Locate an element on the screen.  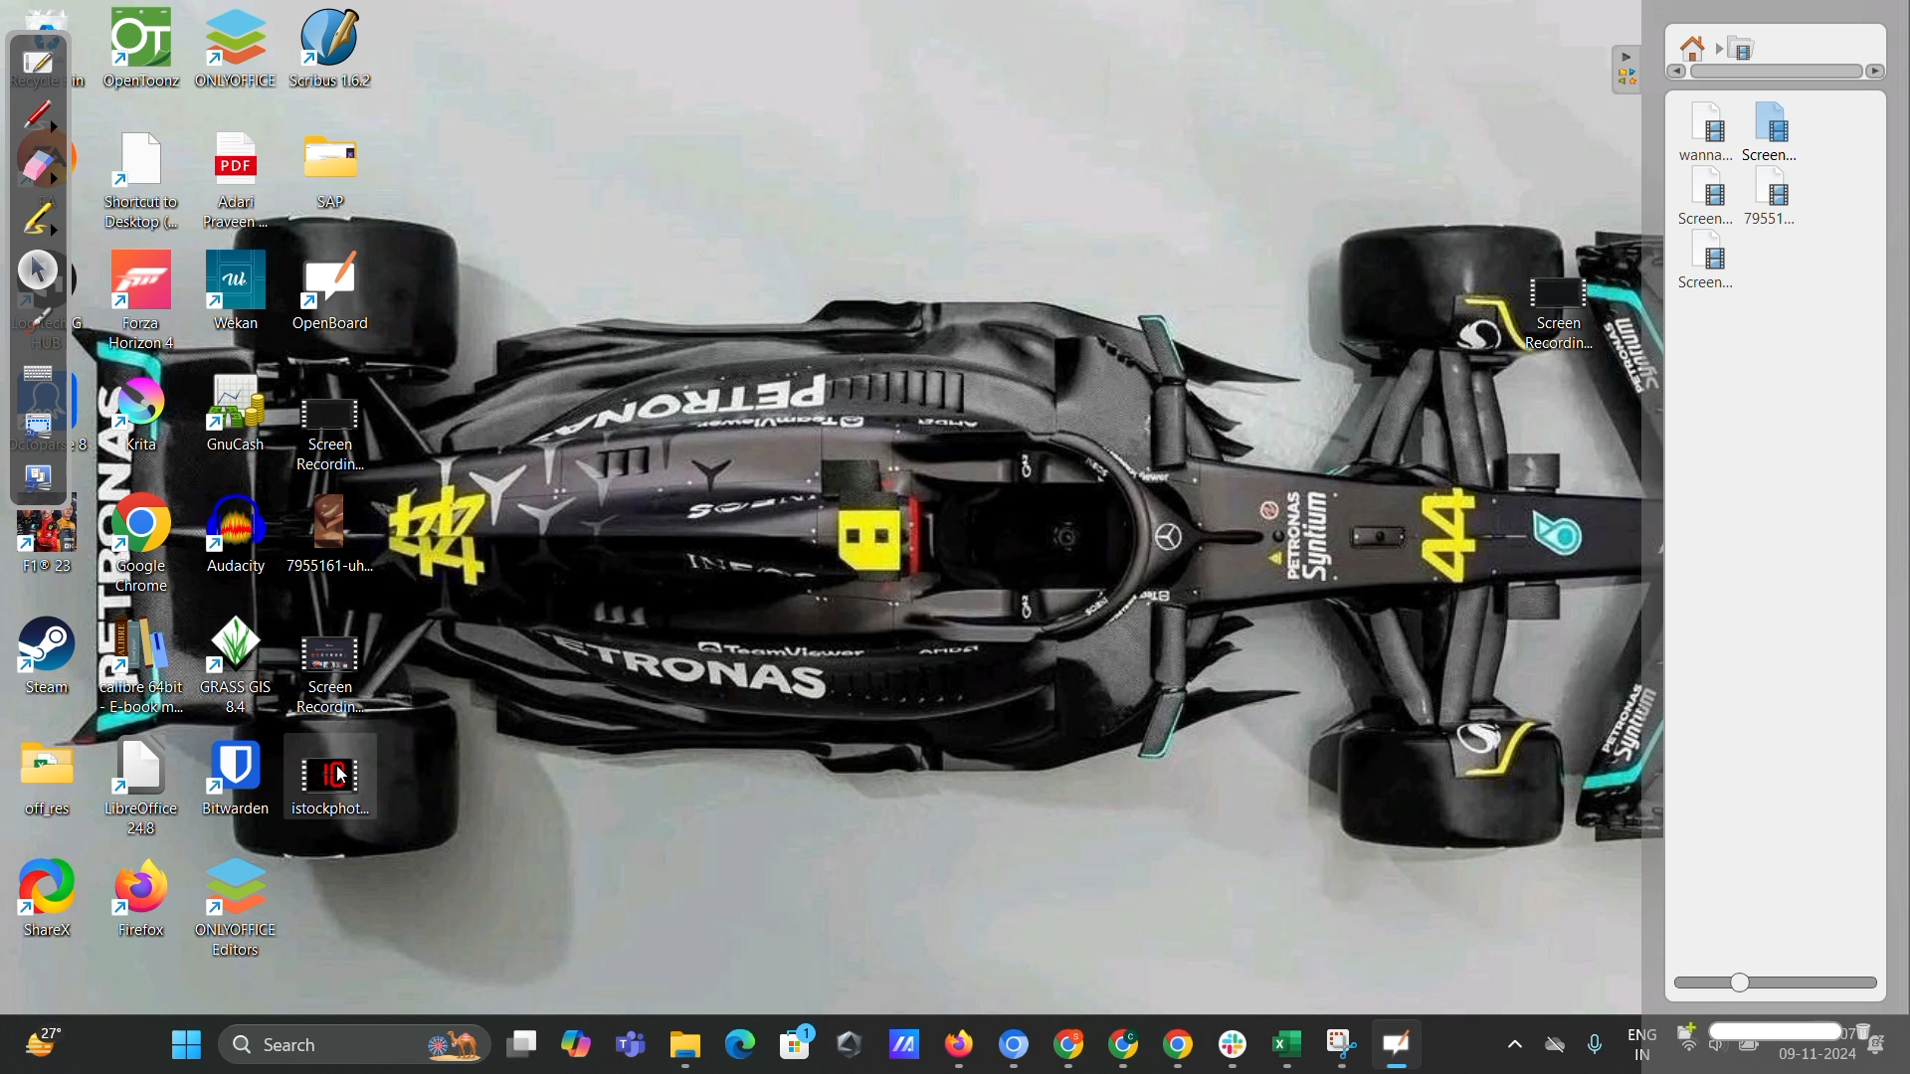
microsoft edge is located at coordinates (735, 1047).